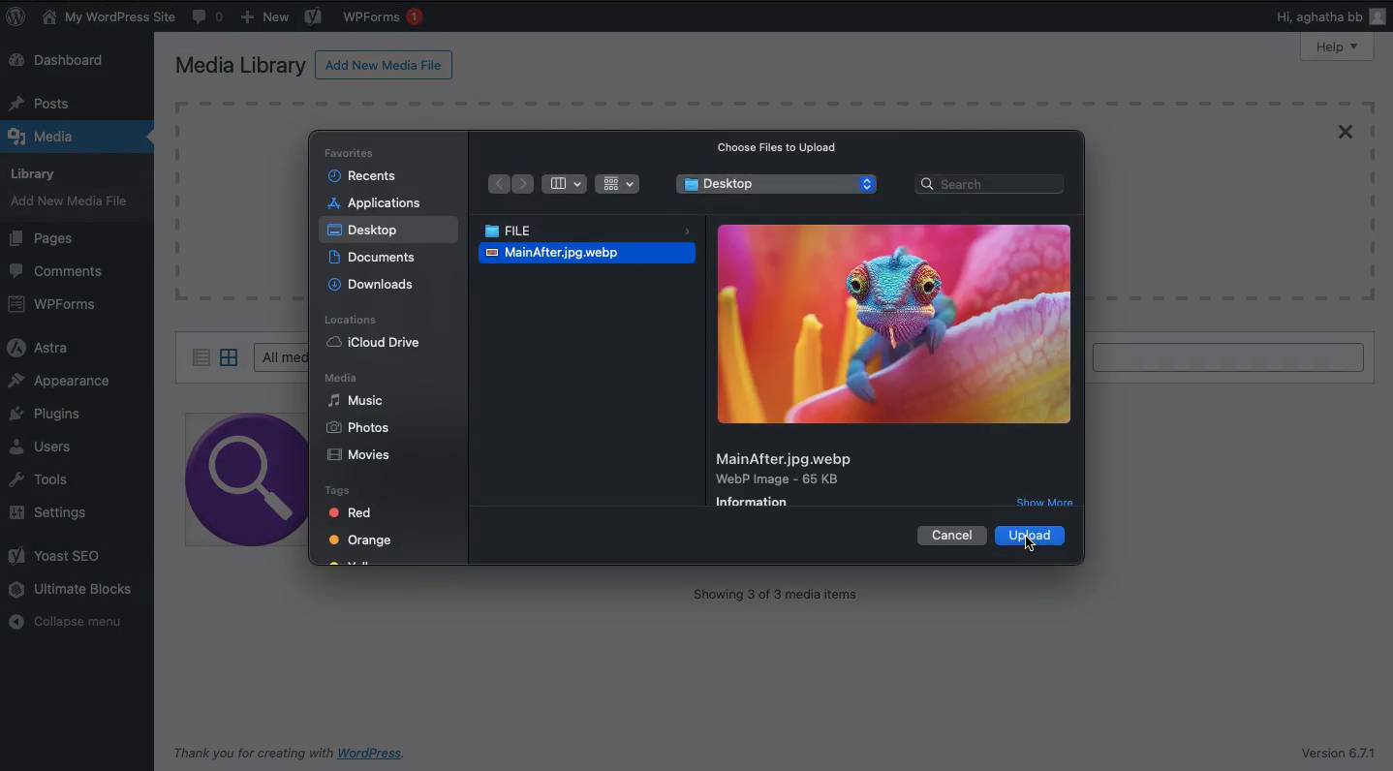  Describe the element at coordinates (591, 231) in the screenshot. I see `File` at that location.